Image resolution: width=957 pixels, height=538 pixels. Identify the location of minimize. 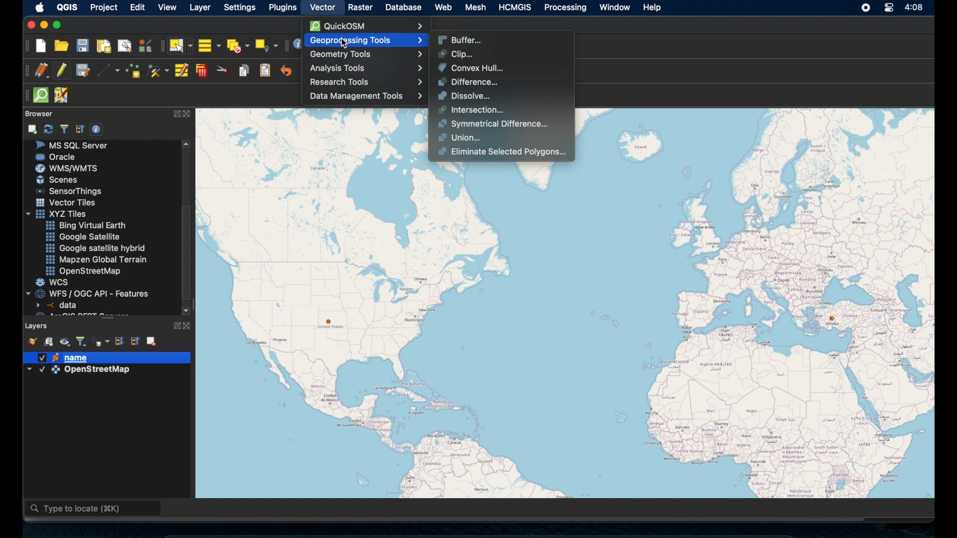
(43, 25).